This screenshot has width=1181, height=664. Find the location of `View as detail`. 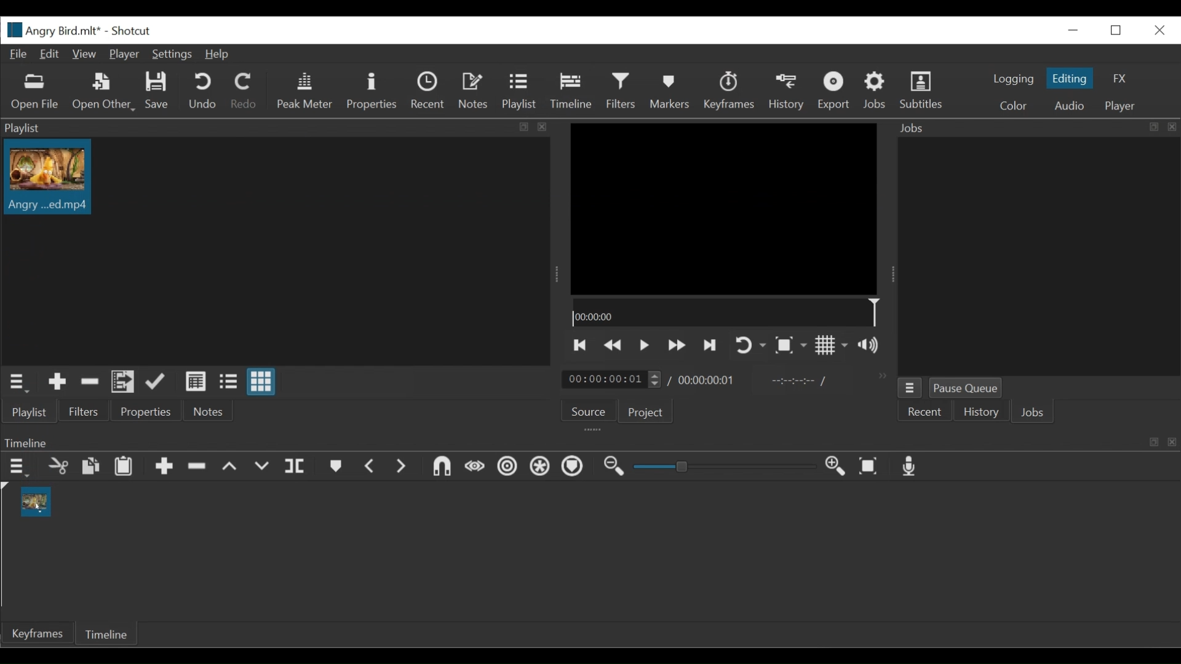

View as detail is located at coordinates (196, 382).